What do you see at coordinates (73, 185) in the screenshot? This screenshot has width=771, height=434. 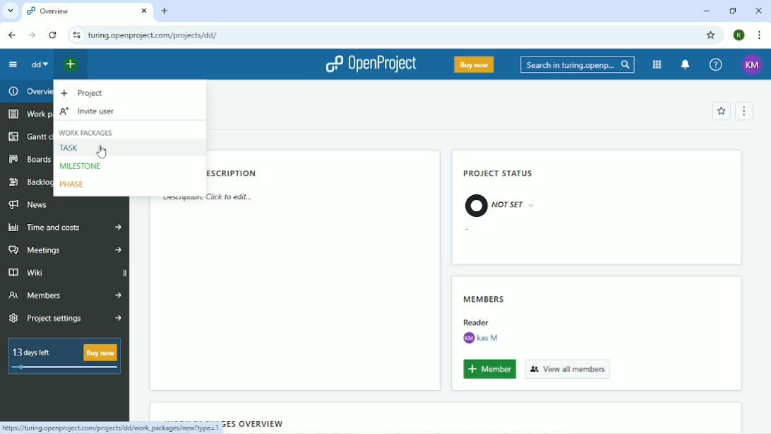 I see `Phase` at bounding box center [73, 185].